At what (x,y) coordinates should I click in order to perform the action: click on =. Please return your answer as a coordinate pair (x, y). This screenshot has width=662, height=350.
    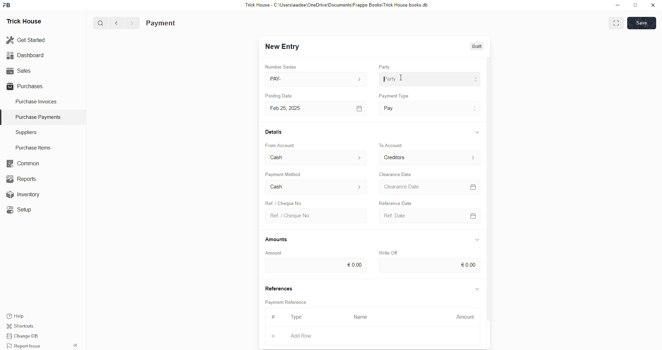
    Looking at the image, I should click on (474, 186).